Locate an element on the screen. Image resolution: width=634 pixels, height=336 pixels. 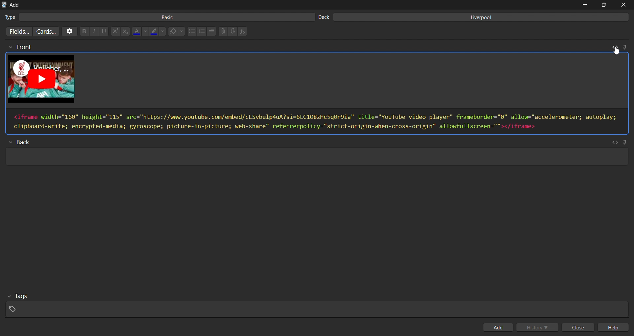
font color is located at coordinates (140, 30).